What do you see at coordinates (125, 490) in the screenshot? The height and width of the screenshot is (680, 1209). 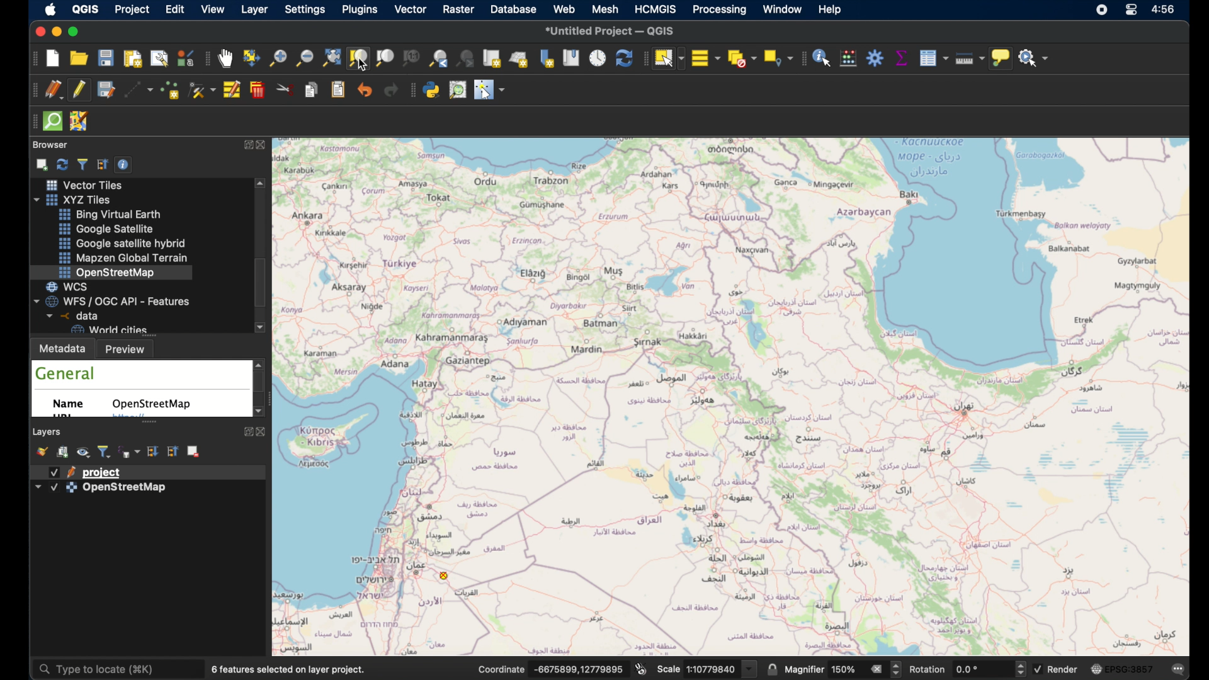 I see `openstreetmap layer` at bounding box center [125, 490].